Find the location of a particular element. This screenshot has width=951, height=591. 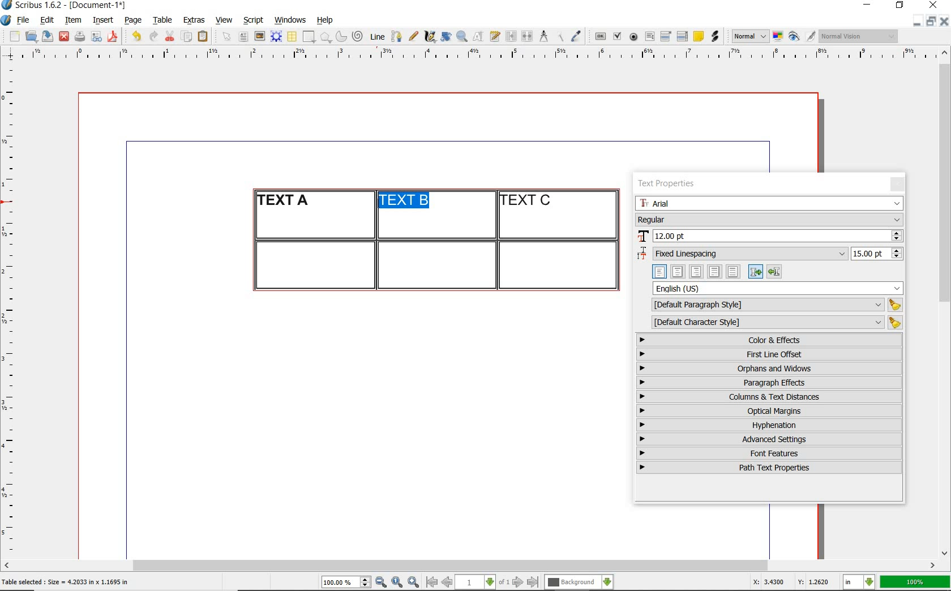

link text frames is located at coordinates (512, 37).